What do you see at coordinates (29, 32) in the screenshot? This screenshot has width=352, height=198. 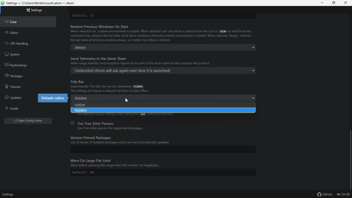 I see `Editor` at bounding box center [29, 32].